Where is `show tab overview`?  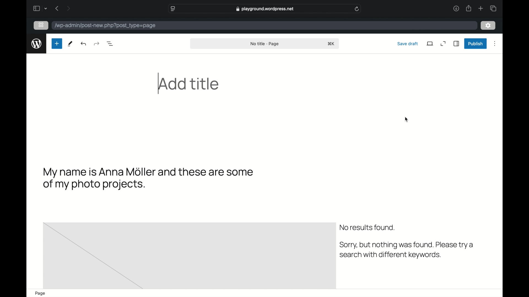
show tab overview is located at coordinates (493, 8).